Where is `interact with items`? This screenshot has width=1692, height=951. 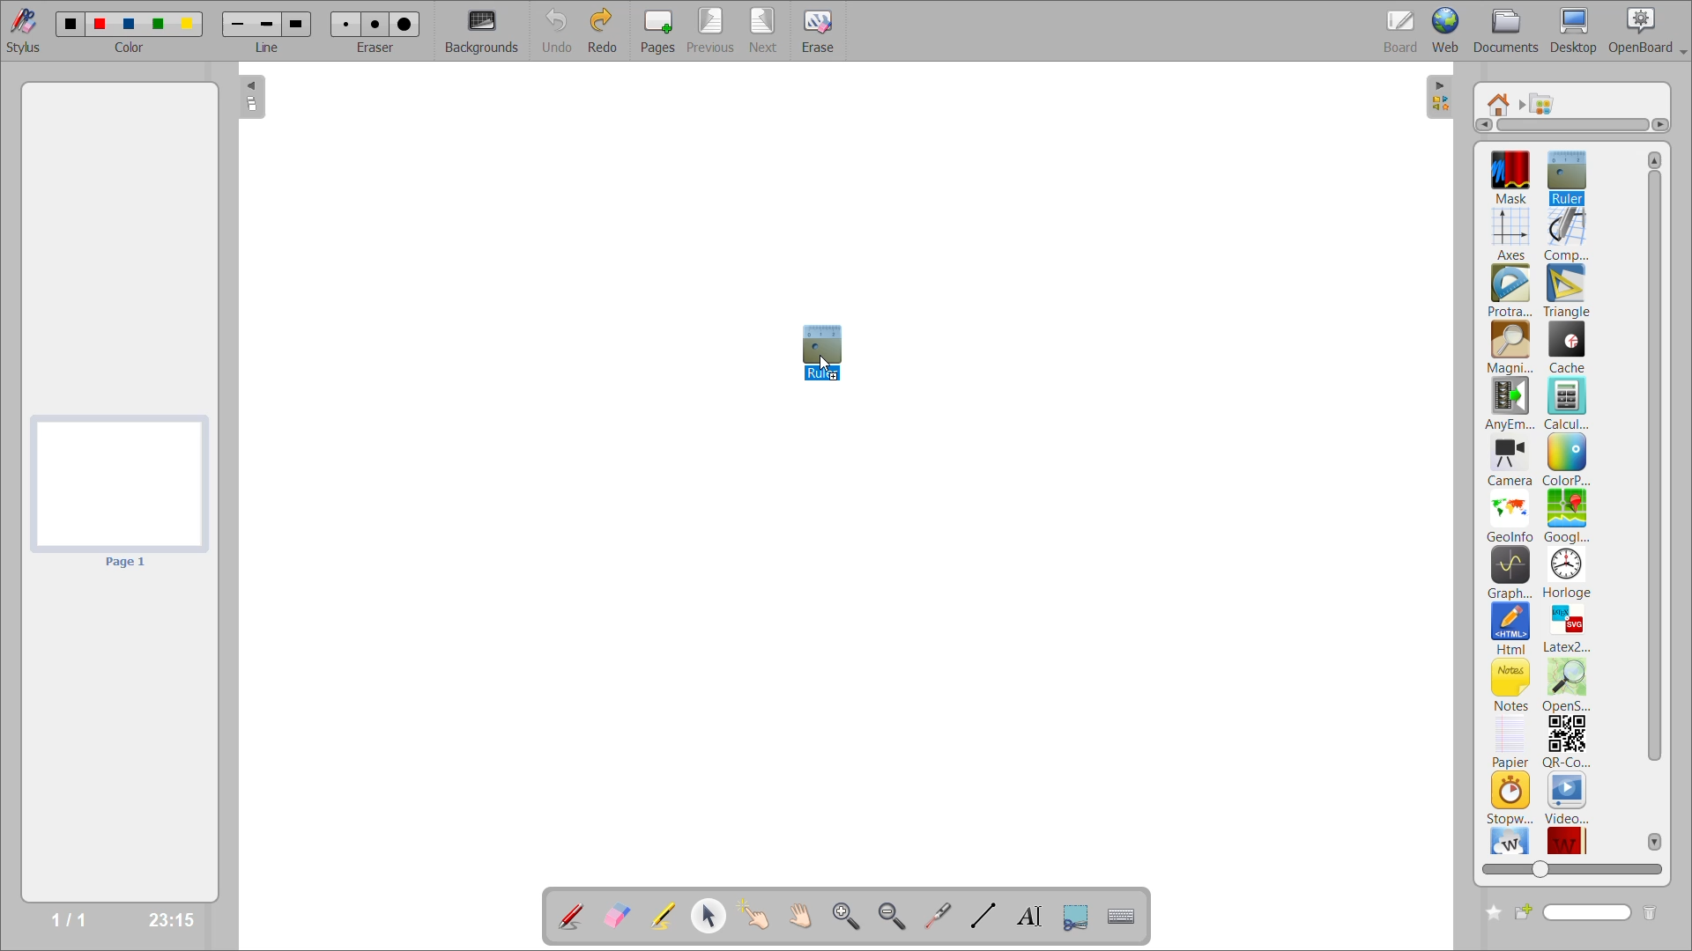
interact with items is located at coordinates (759, 916).